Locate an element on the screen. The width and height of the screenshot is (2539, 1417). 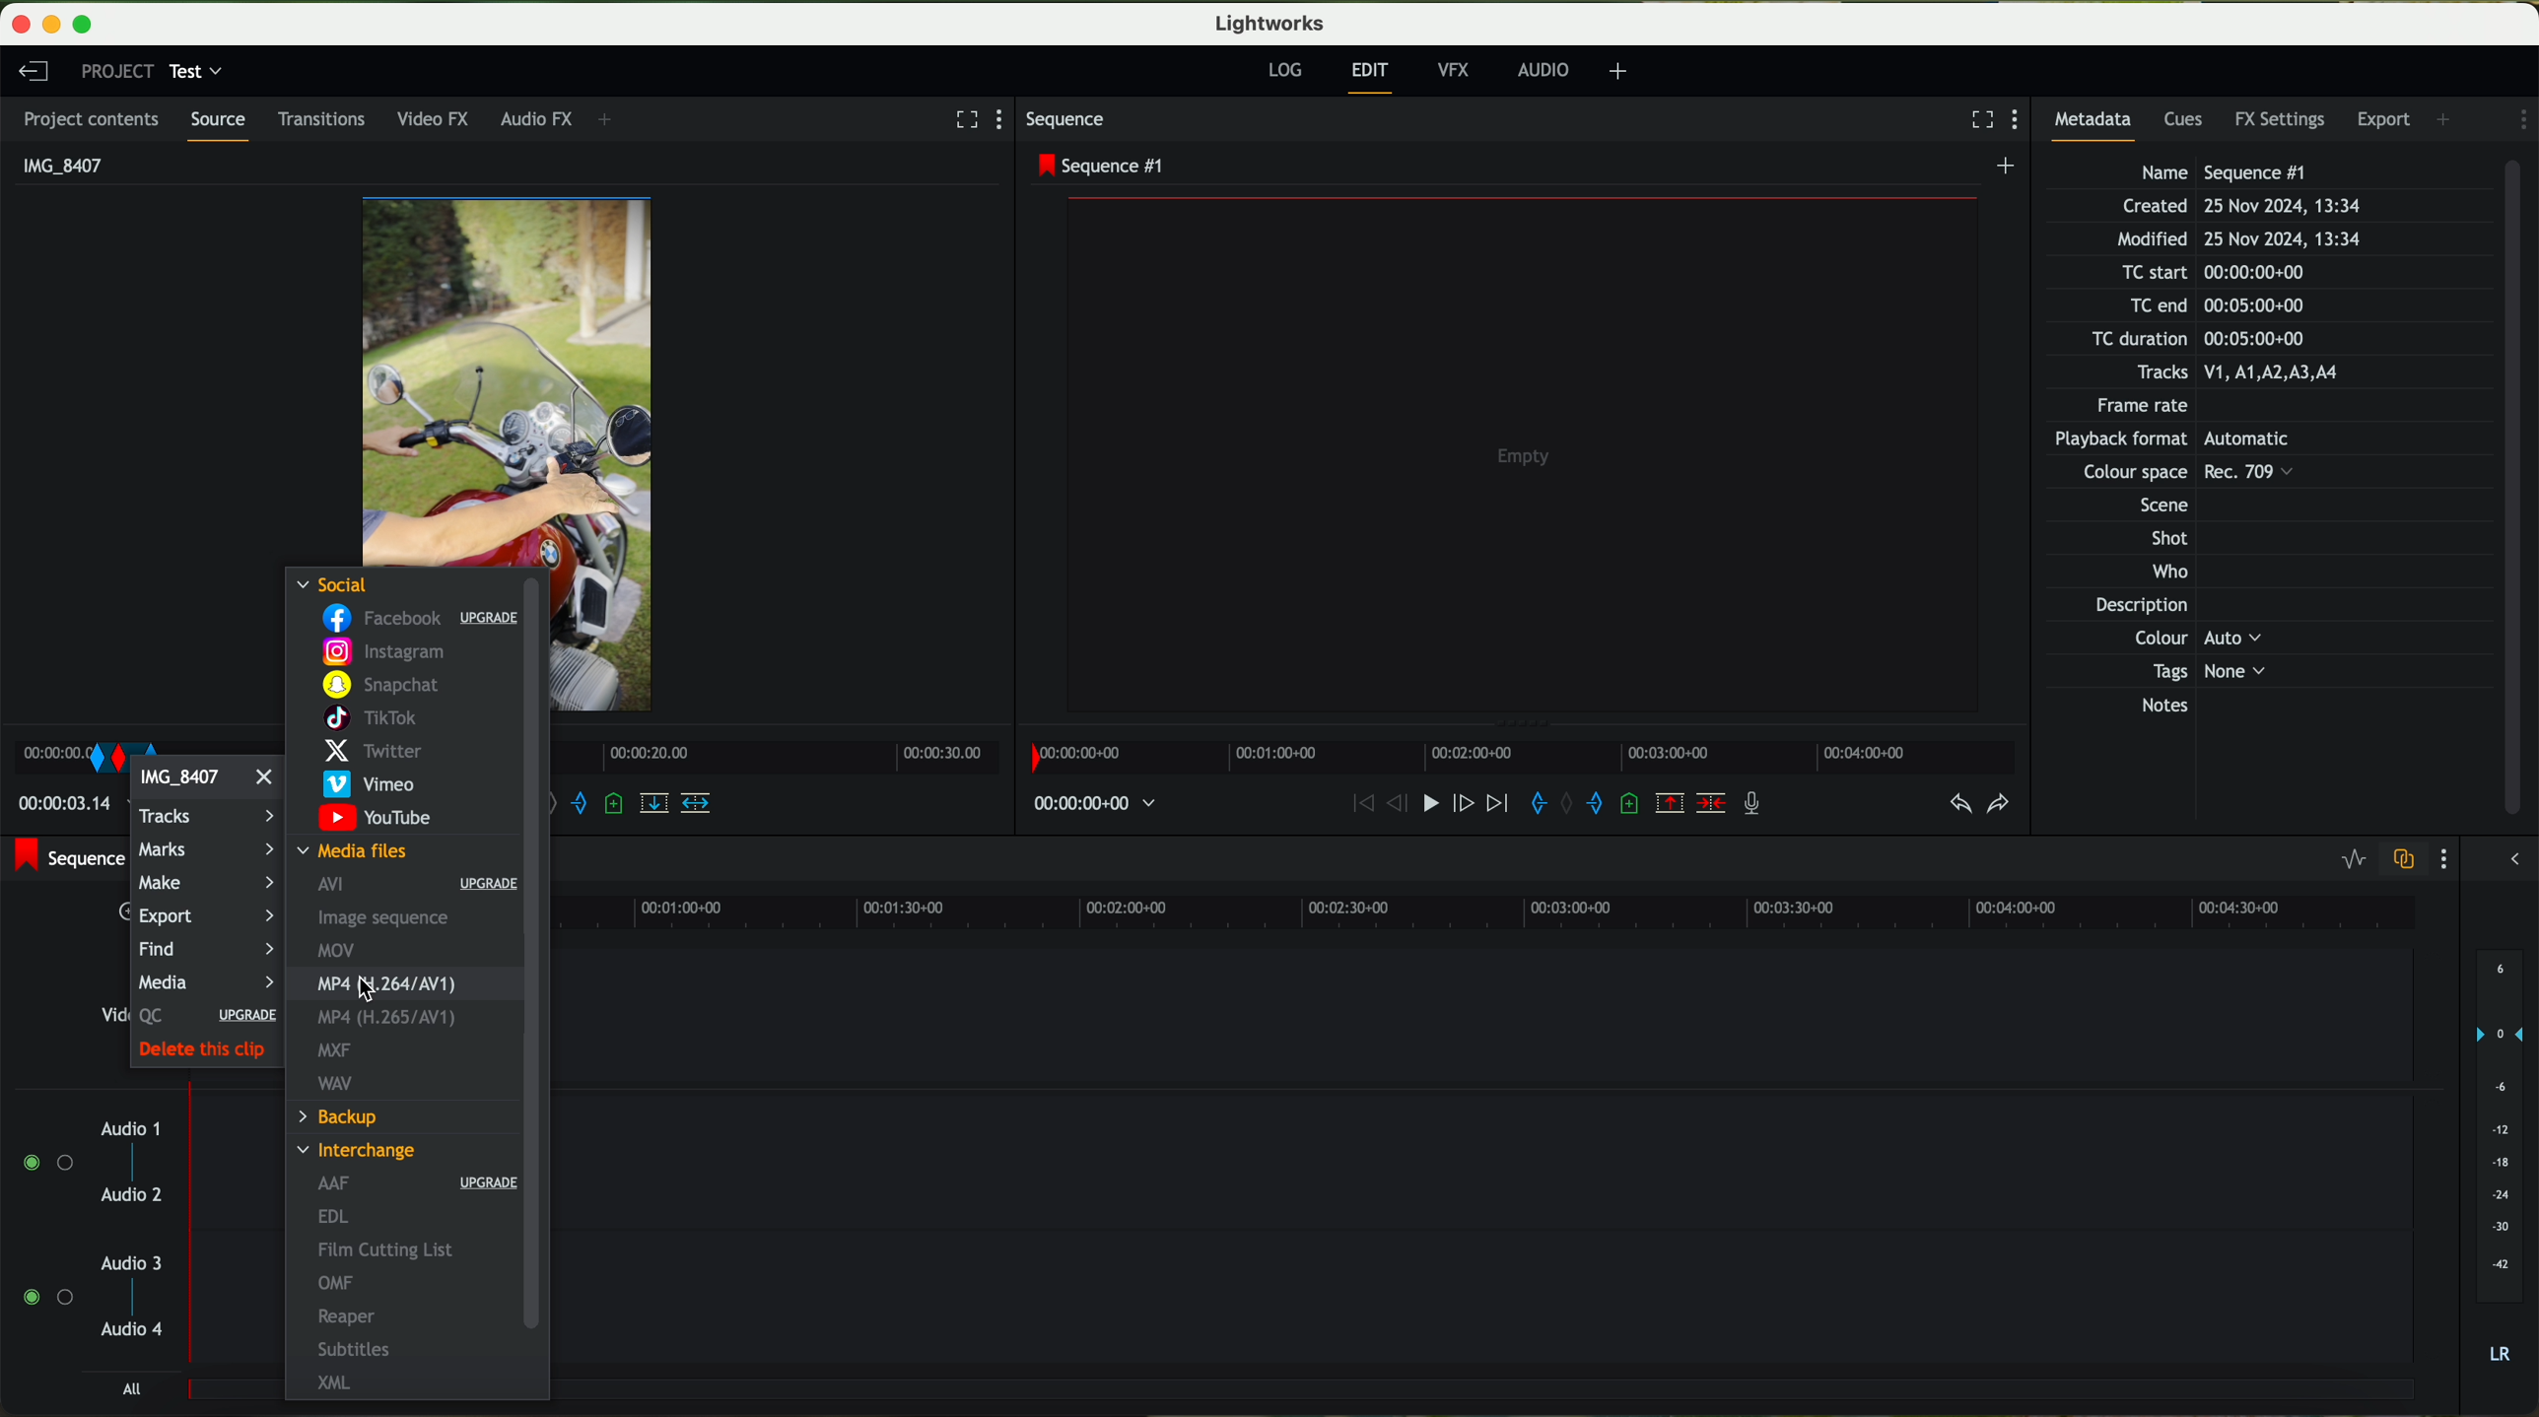
track is located at coordinates (1503, 1155).